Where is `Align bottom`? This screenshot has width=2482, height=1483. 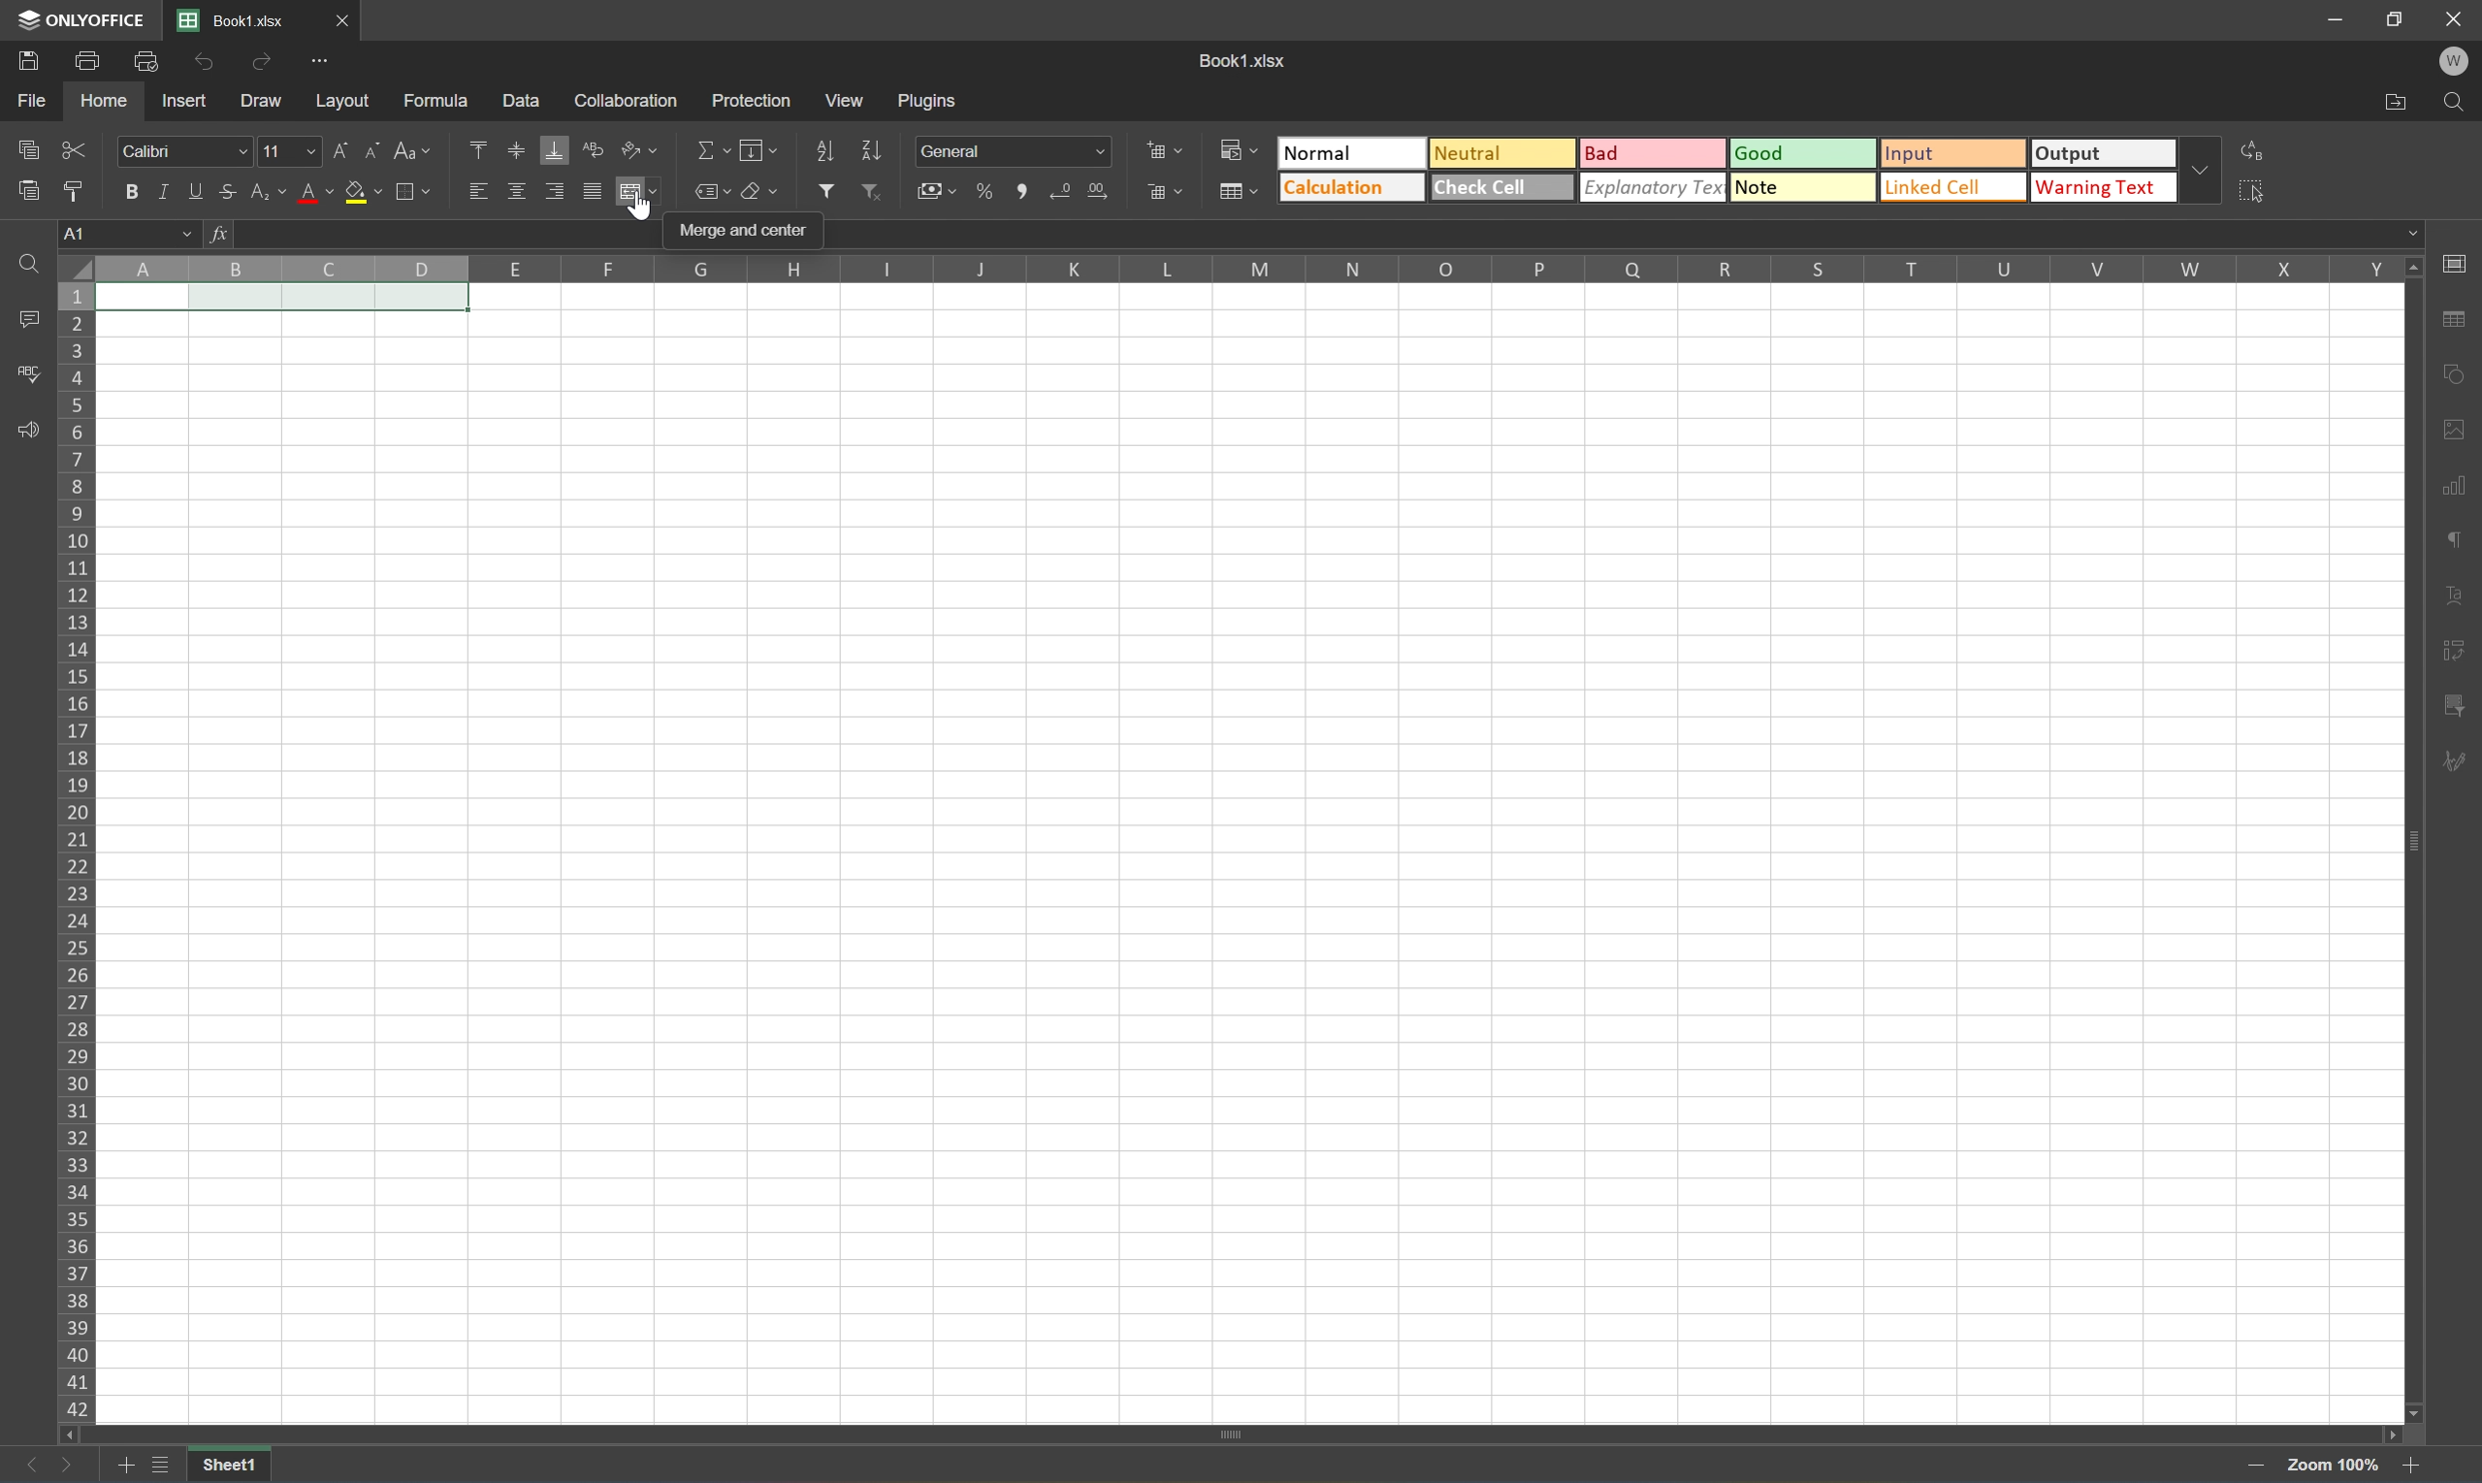
Align bottom is located at coordinates (554, 149).